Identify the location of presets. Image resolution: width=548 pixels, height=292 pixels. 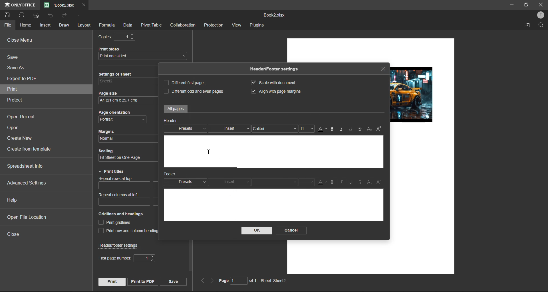
(185, 181).